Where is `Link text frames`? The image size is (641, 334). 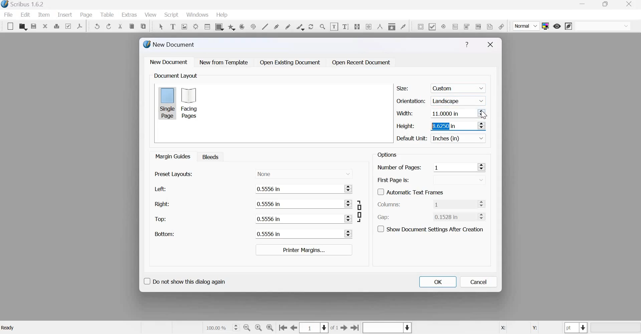
Link text frames is located at coordinates (357, 26).